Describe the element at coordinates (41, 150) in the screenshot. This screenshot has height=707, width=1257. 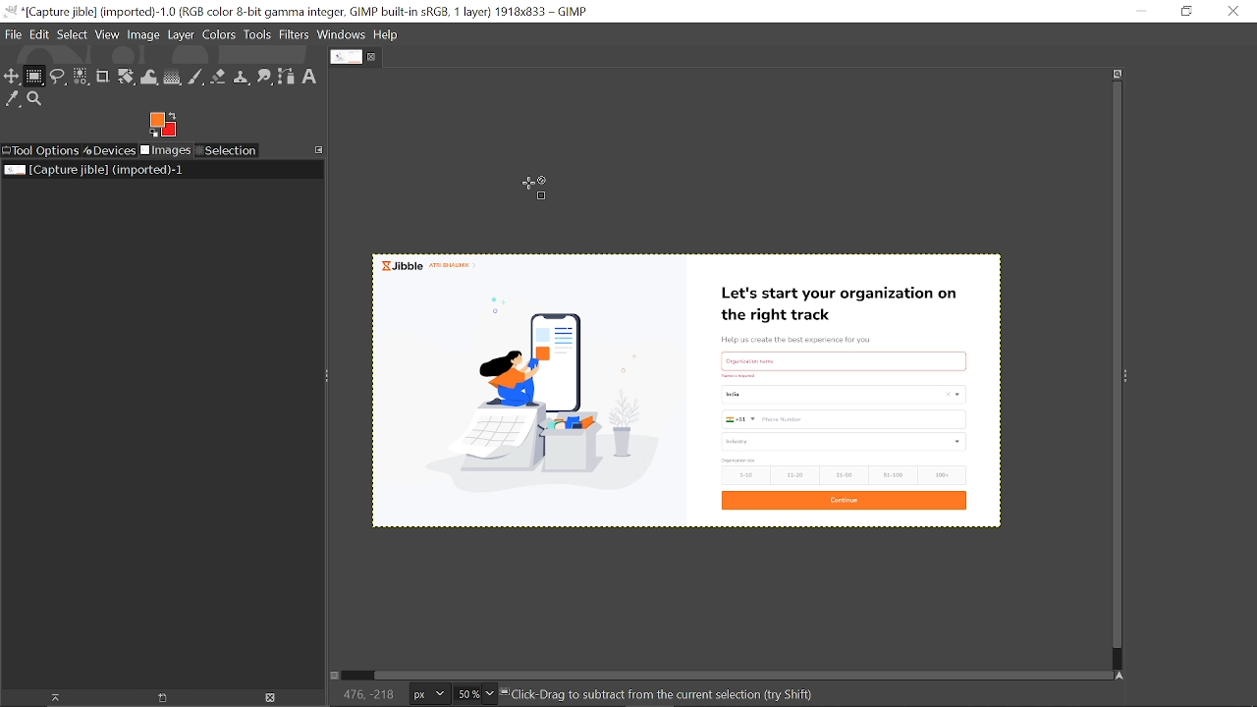
I see `Tool options` at that location.